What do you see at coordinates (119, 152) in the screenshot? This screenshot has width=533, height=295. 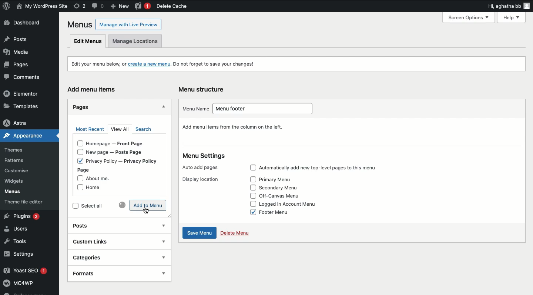 I see `New page ~ Post Page` at bounding box center [119, 152].